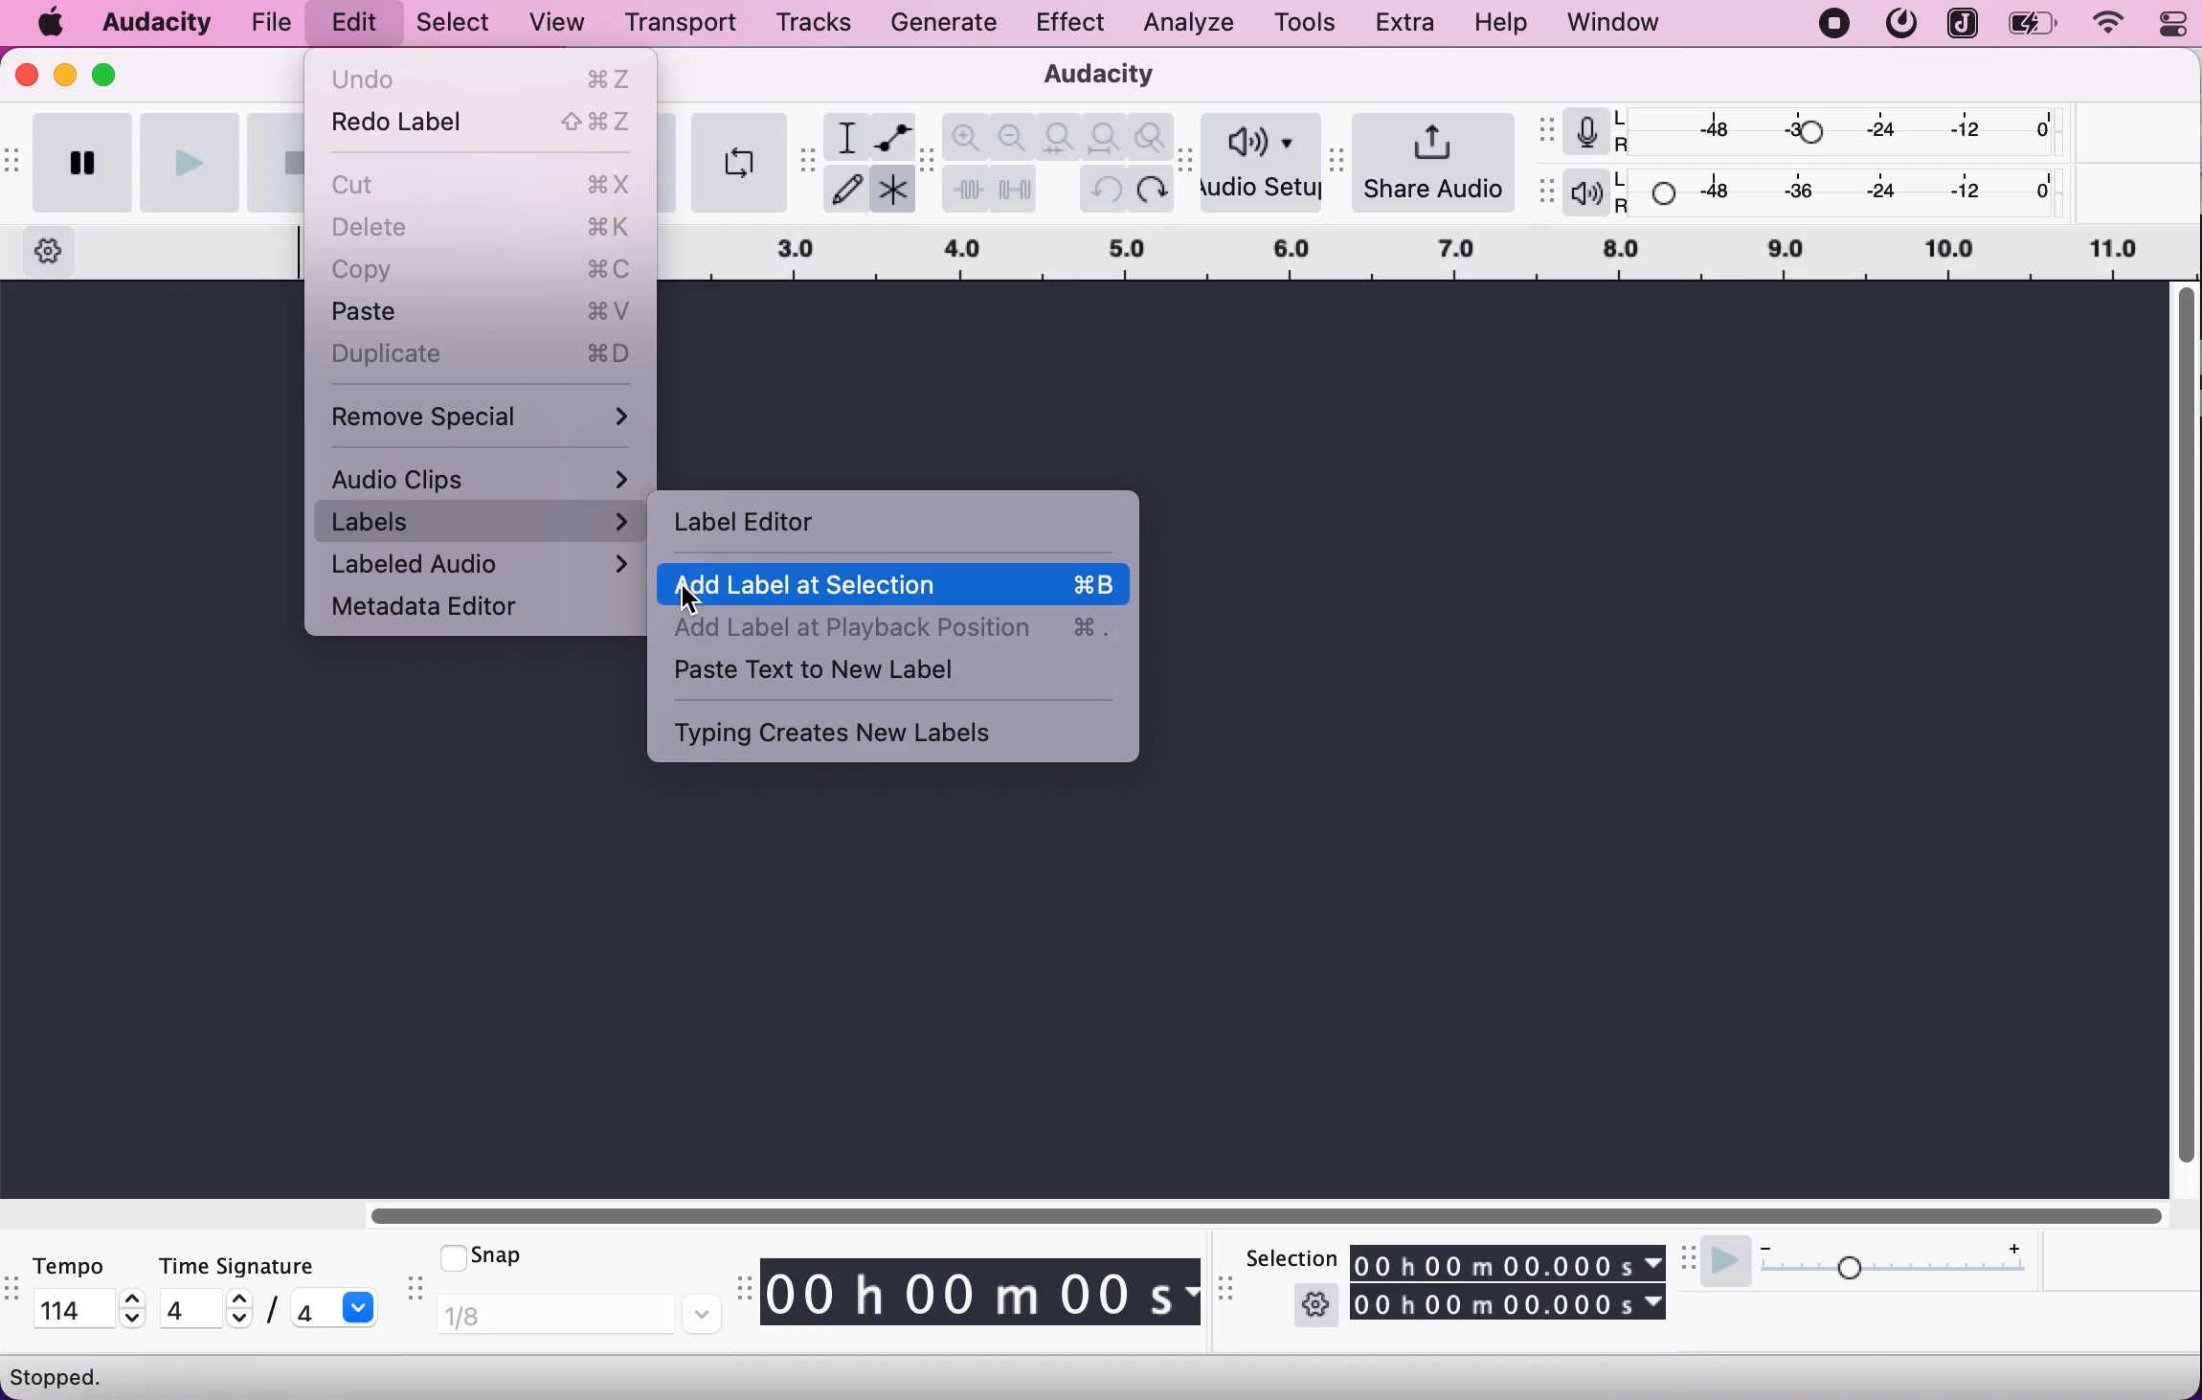 This screenshot has height=1400, width=2202. Describe the element at coordinates (816, 22) in the screenshot. I see `tracks` at that location.